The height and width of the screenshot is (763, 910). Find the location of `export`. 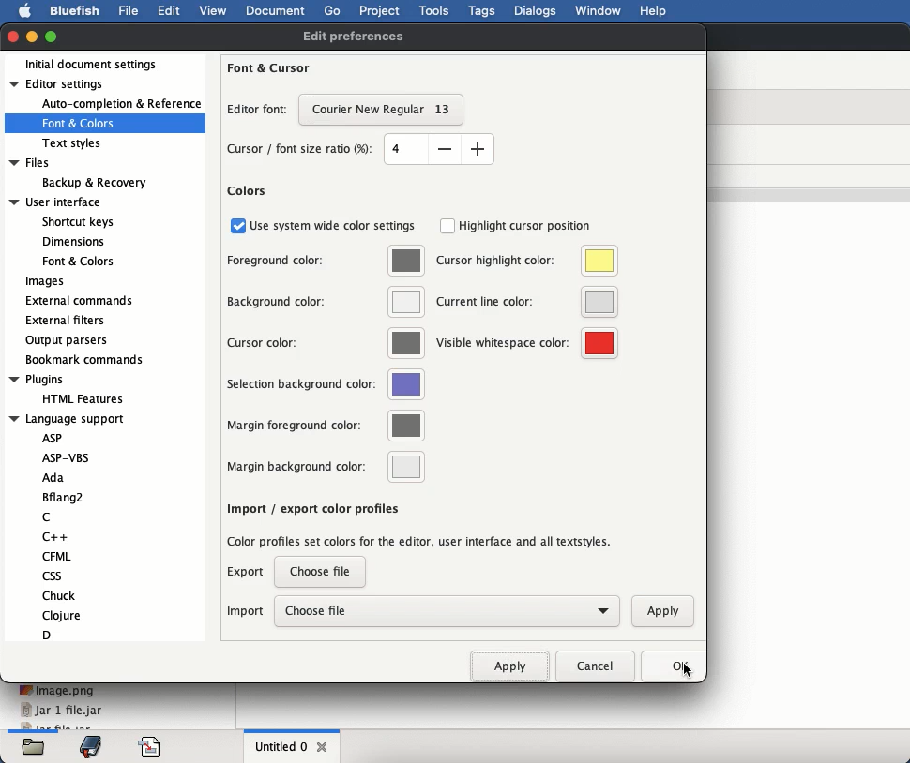

export is located at coordinates (248, 576).